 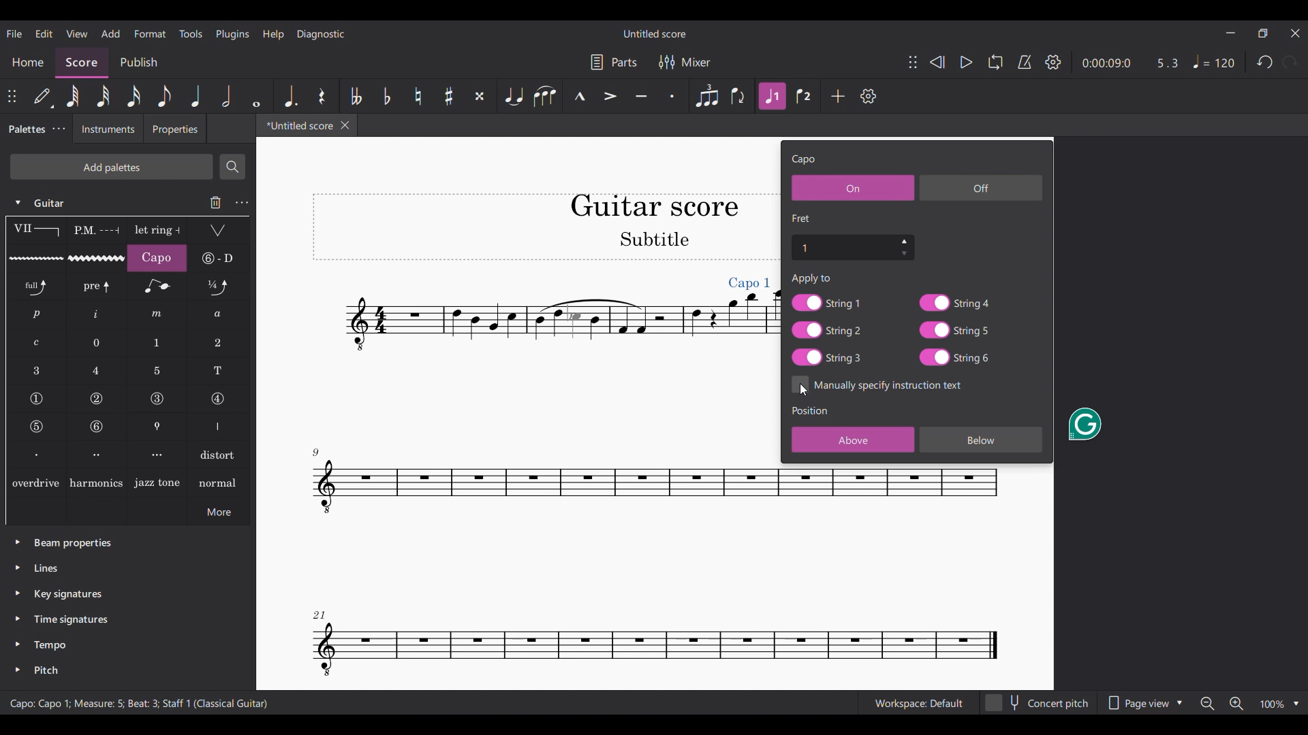 I want to click on Section title, so click(x=802, y=218).